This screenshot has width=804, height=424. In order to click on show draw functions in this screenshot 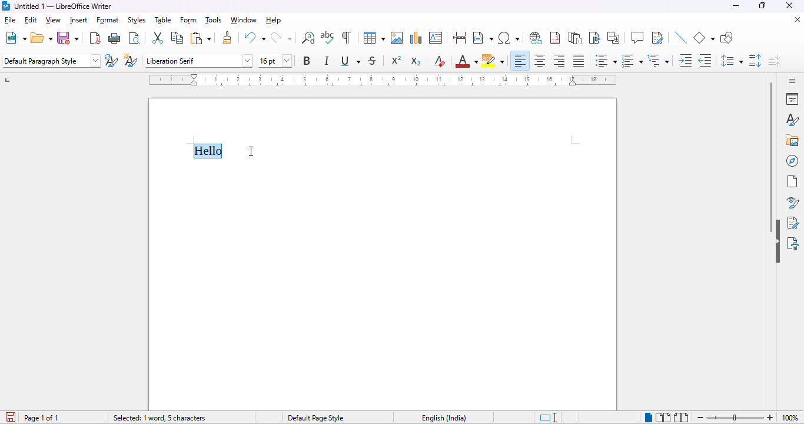, I will do `click(726, 38)`.